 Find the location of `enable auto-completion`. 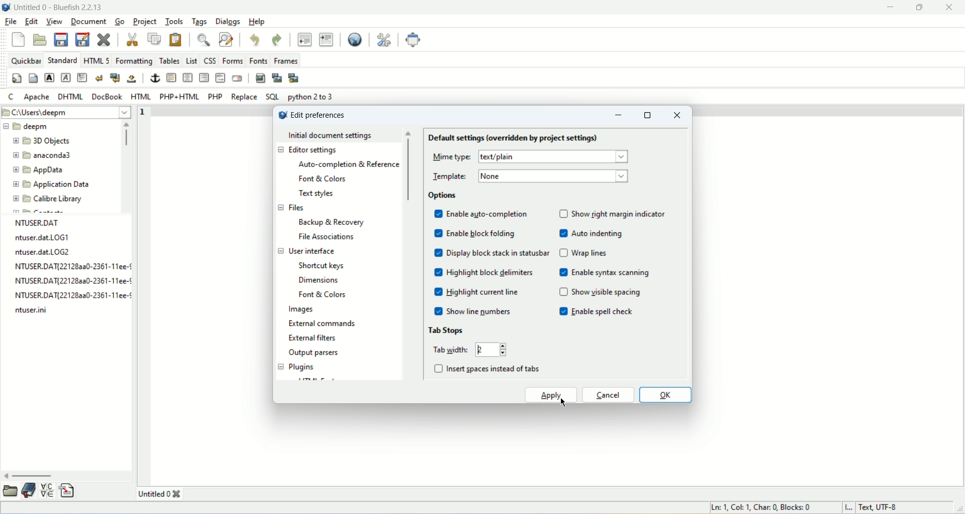

enable auto-completion is located at coordinates (489, 215).